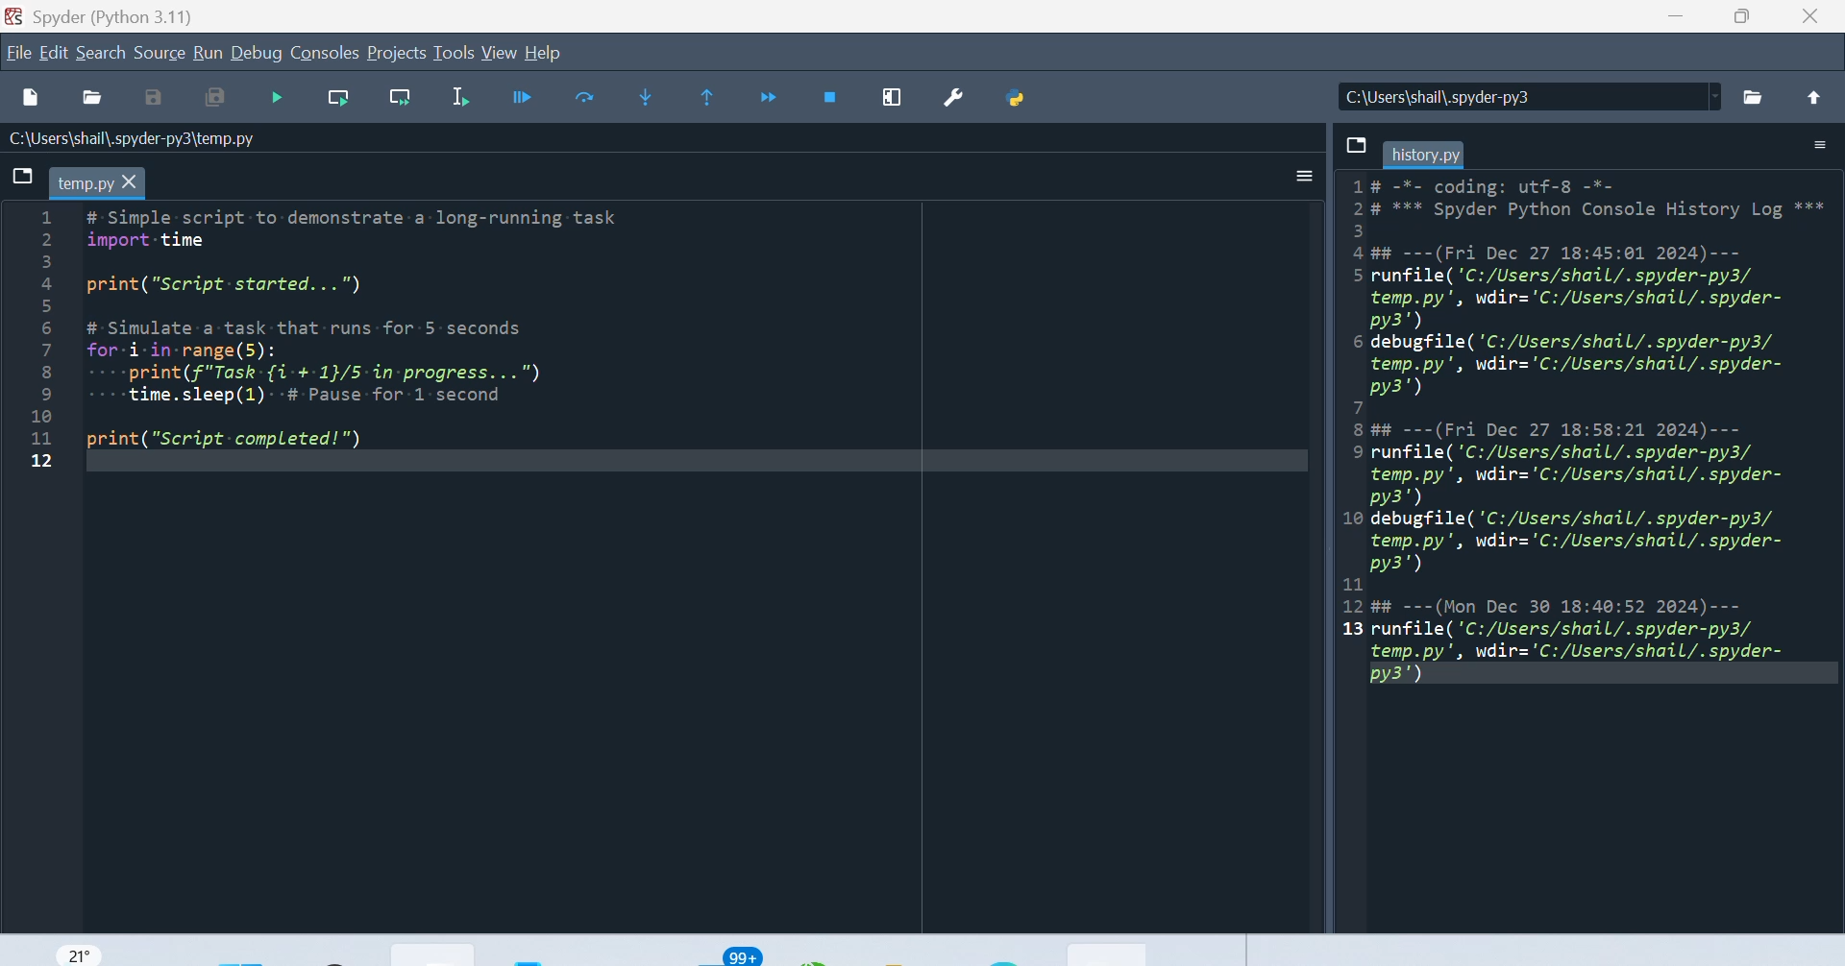 The image size is (1845, 966). Describe the element at coordinates (500, 54) in the screenshot. I see `View` at that location.